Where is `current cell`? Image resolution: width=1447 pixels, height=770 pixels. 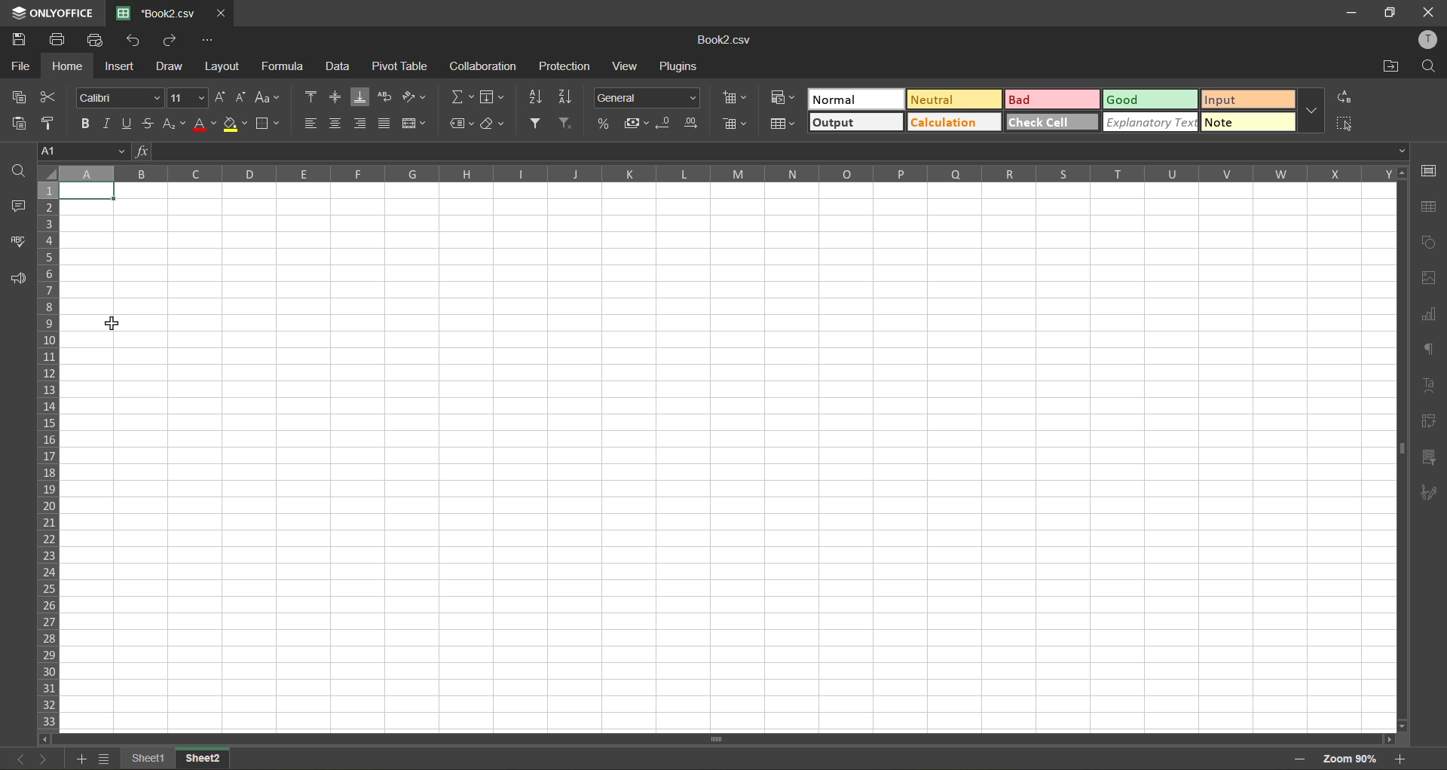 current cell is located at coordinates (90, 191).